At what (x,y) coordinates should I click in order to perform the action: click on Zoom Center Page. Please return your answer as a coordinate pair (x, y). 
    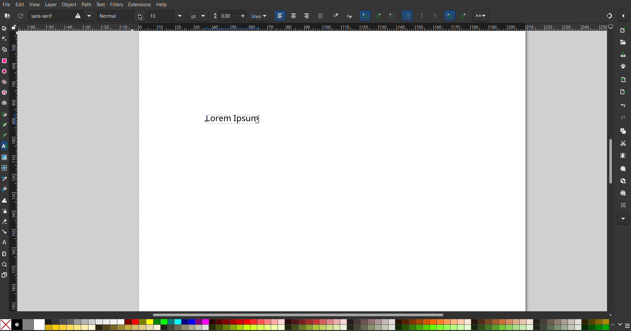
    Looking at the image, I should click on (622, 205).